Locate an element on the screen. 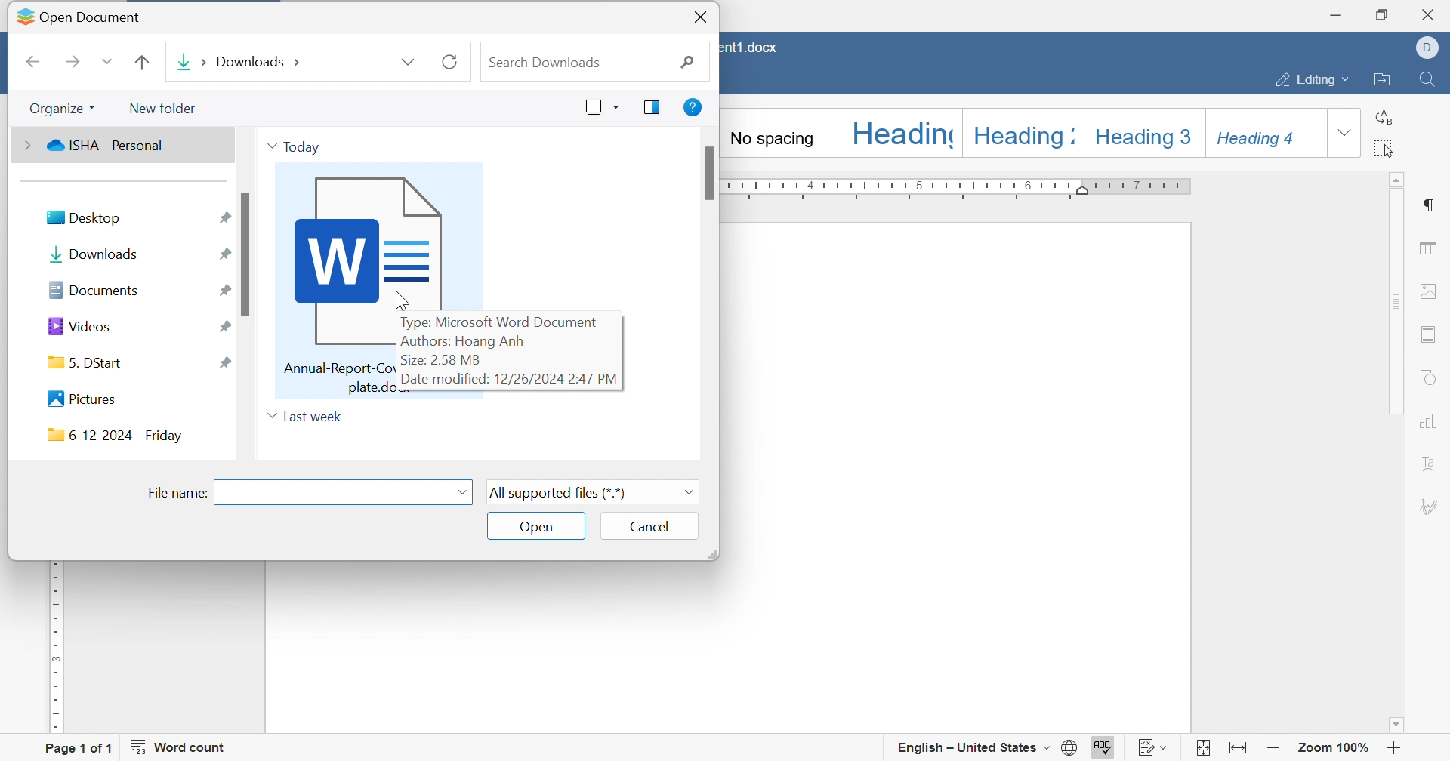  spell checking is located at coordinates (1104, 748).